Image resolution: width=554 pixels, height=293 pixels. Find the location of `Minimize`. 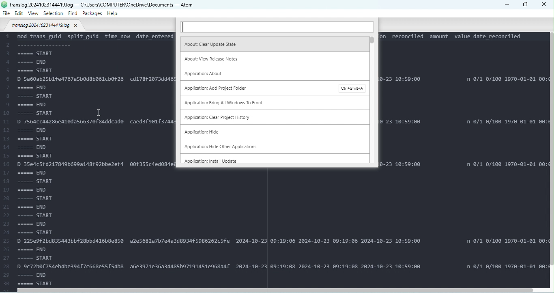

Minimize is located at coordinates (506, 4).